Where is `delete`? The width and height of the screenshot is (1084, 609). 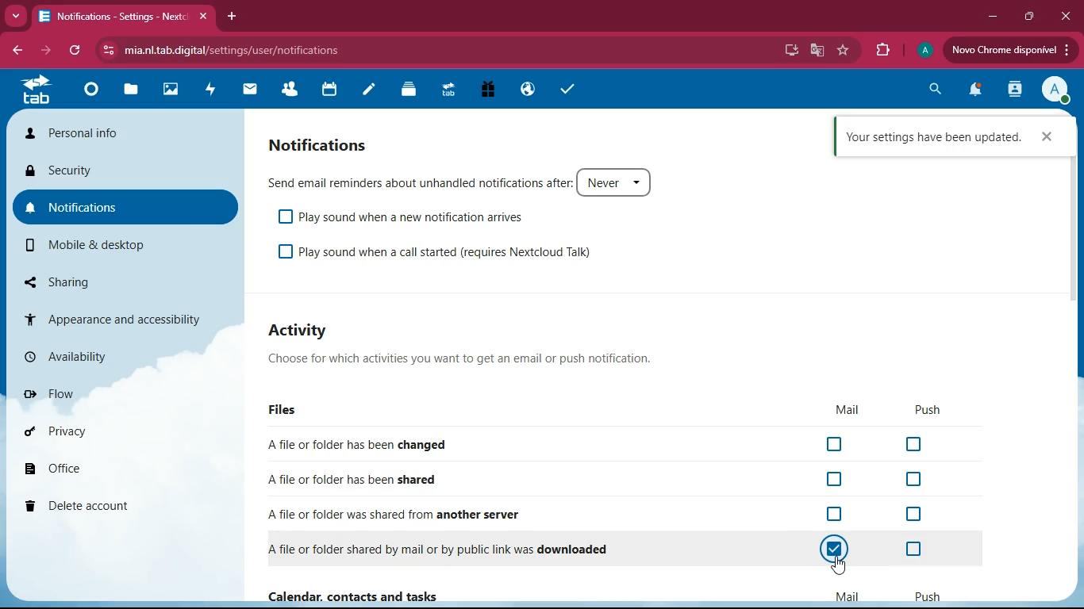
delete is located at coordinates (97, 507).